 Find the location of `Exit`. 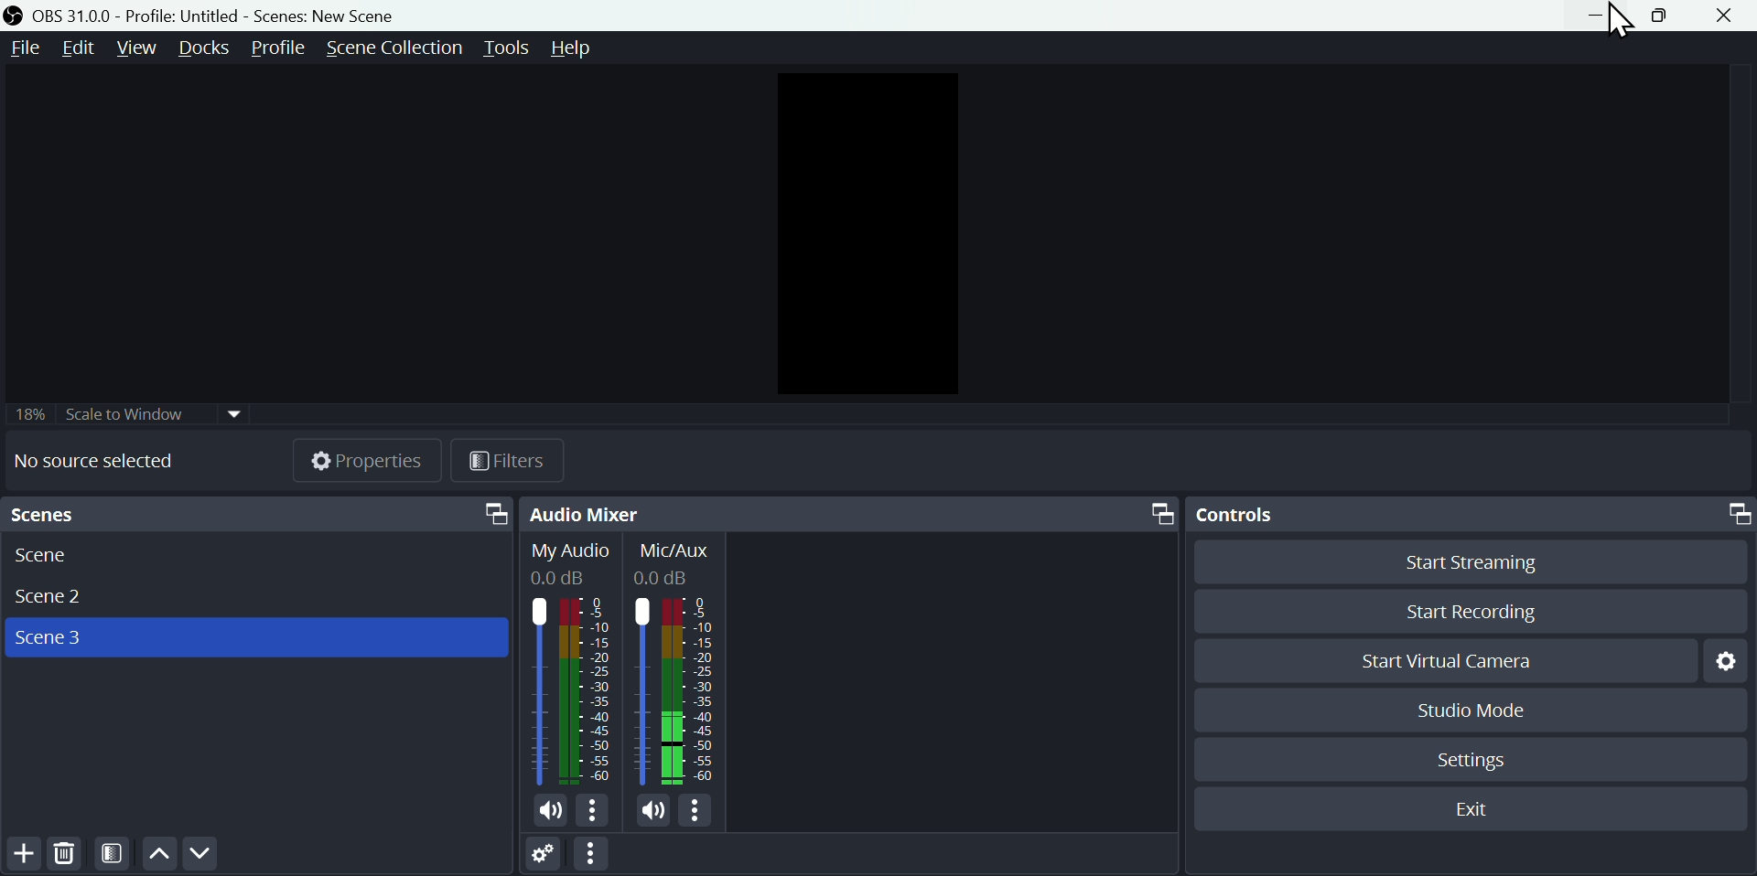

Exit is located at coordinates (1466, 807).